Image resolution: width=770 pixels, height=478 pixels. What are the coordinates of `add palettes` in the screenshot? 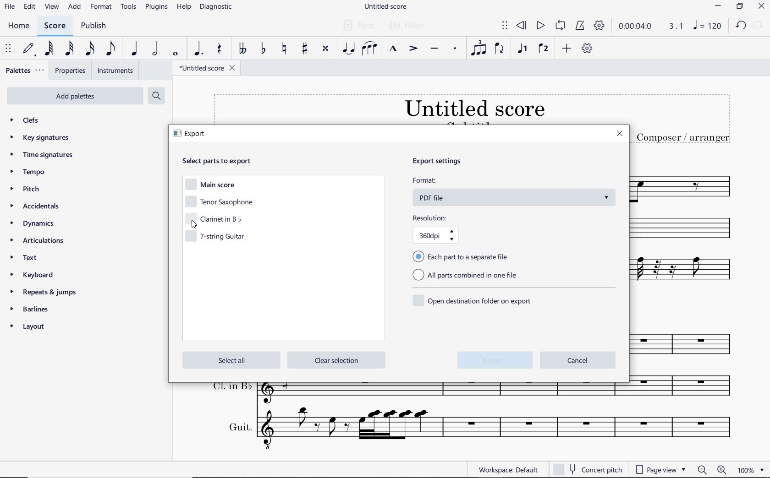 It's located at (73, 96).